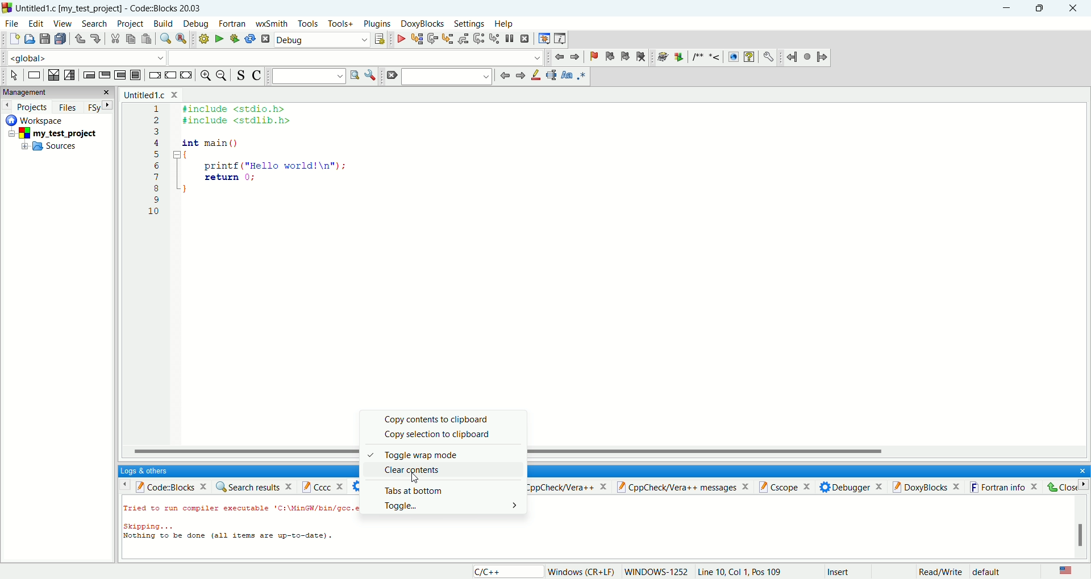 The height and width of the screenshot is (579, 1091). I want to click on Cscope, so click(789, 487).